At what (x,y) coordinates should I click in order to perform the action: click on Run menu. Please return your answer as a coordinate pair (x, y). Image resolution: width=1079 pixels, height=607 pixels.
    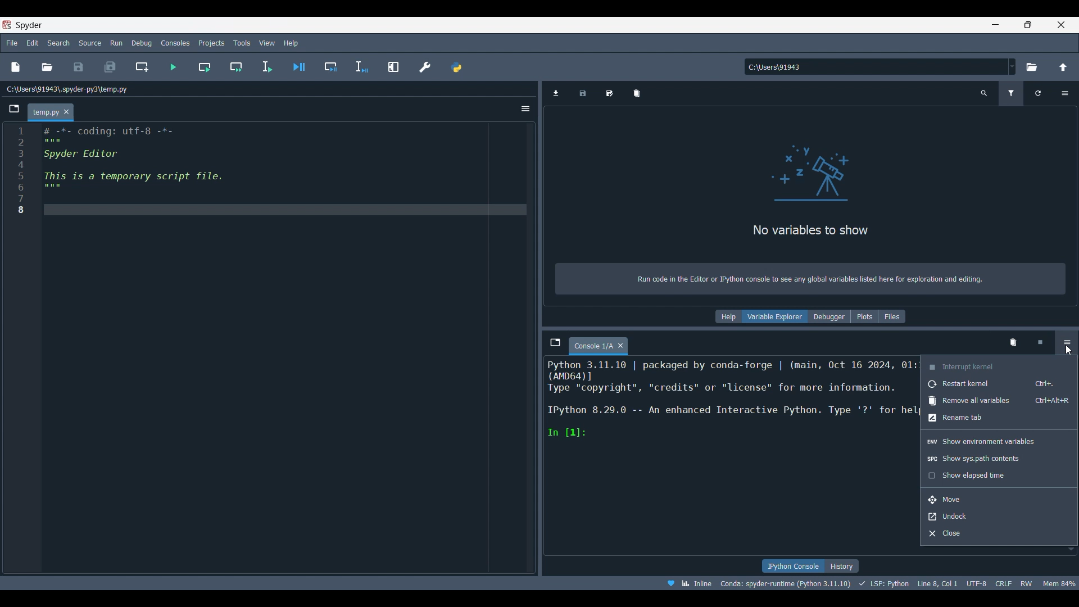
    Looking at the image, I should click on (117, 43).